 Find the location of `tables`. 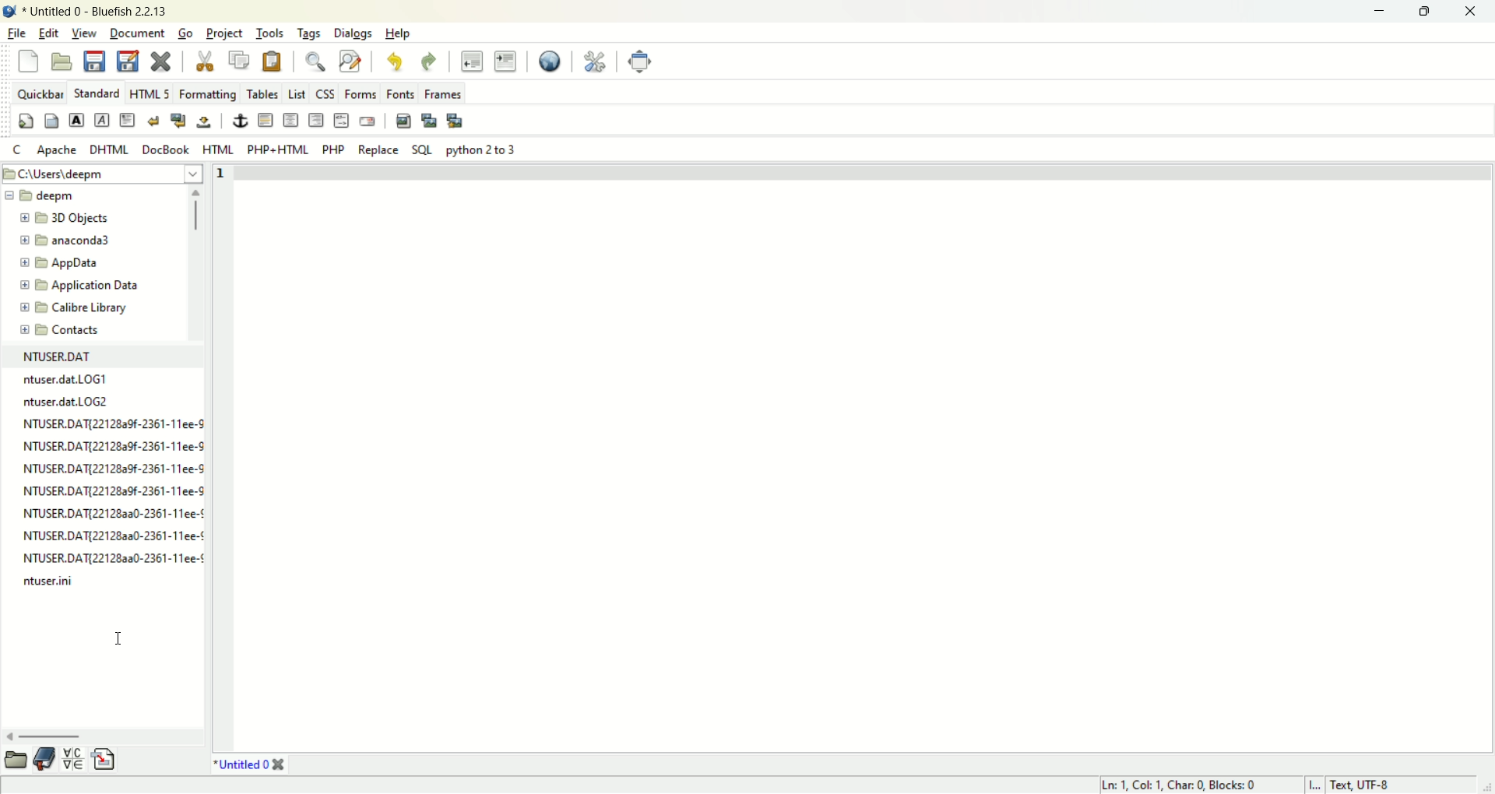

tables is located at coordinates (262, 93).